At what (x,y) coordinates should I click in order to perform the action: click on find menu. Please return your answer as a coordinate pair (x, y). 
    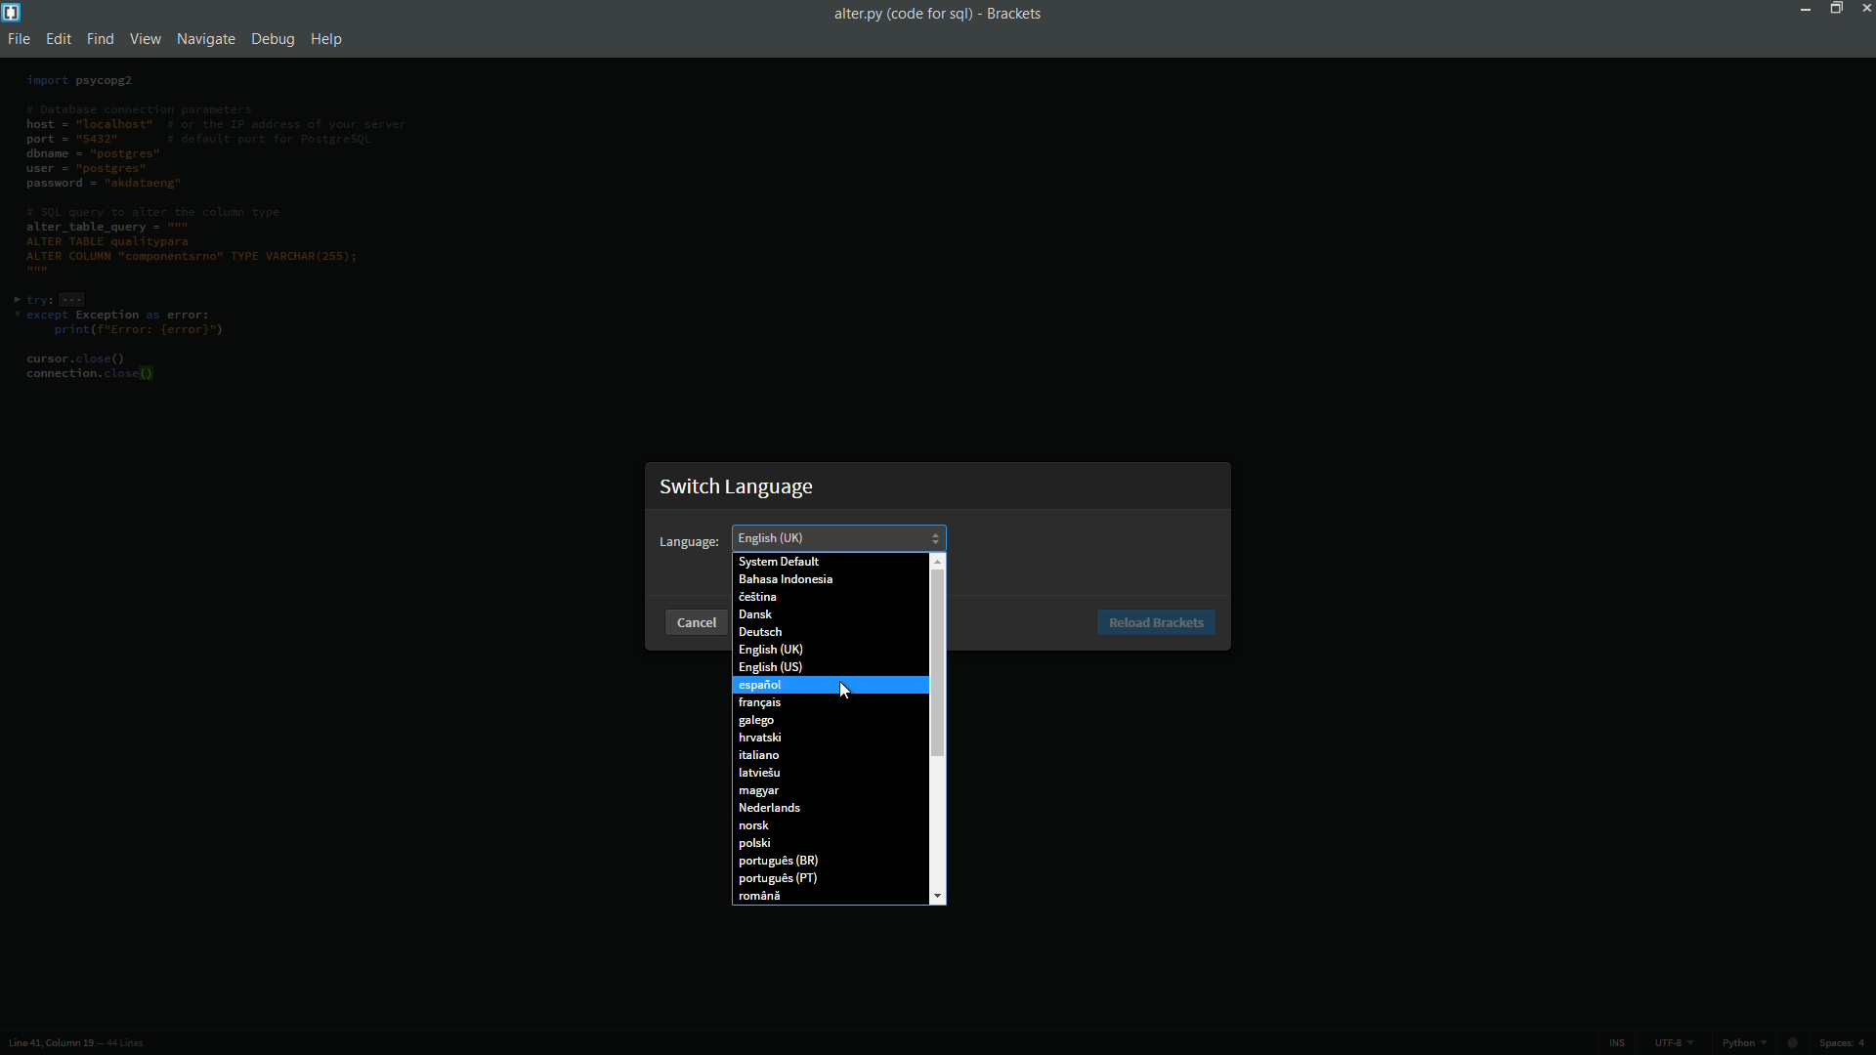
    Looking at the image, I should click on (101, 39).